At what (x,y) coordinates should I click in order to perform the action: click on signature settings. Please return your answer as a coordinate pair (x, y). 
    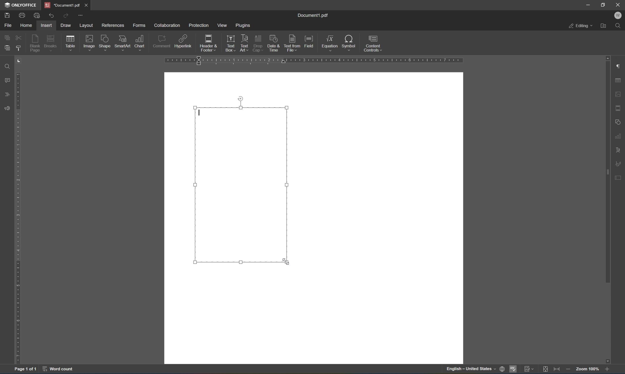
    Looking at the image, I should click on (617, 164).